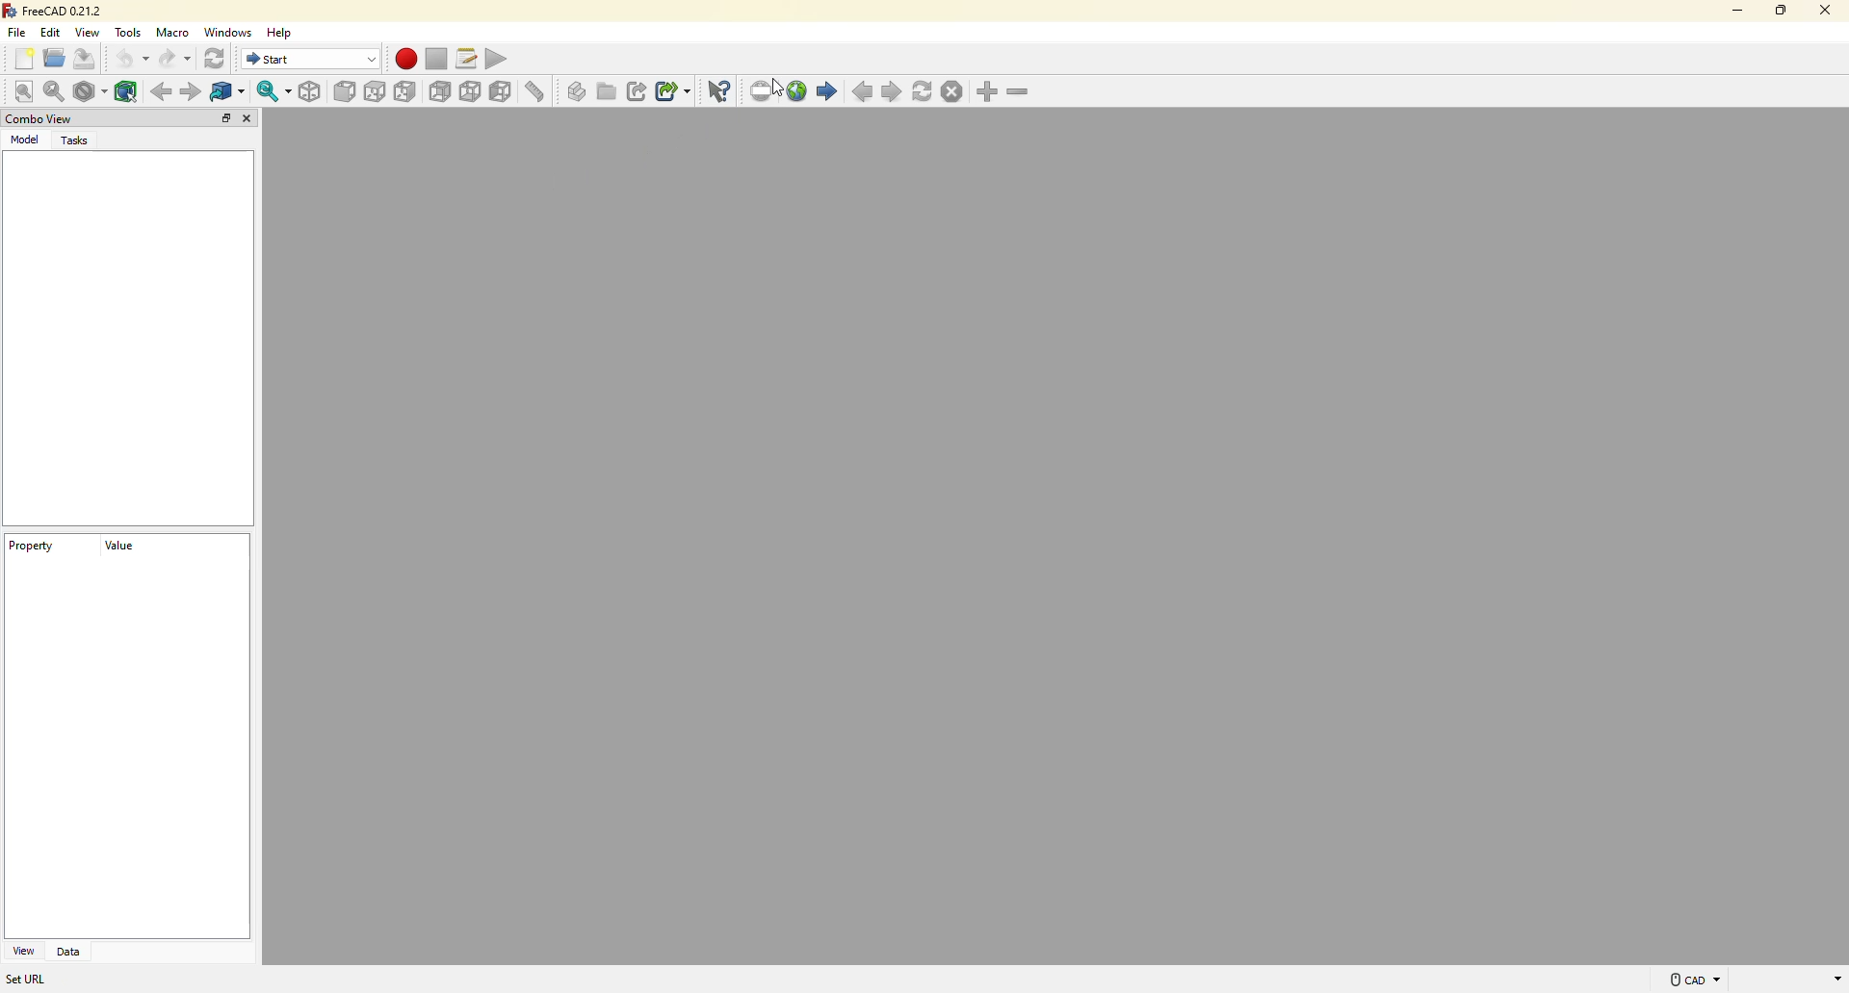 Image resolution: width=1849 pixels, height=993 pixels. Describe the element at coordinates (53, 32) in the screenshot. I see `edit` at that location.